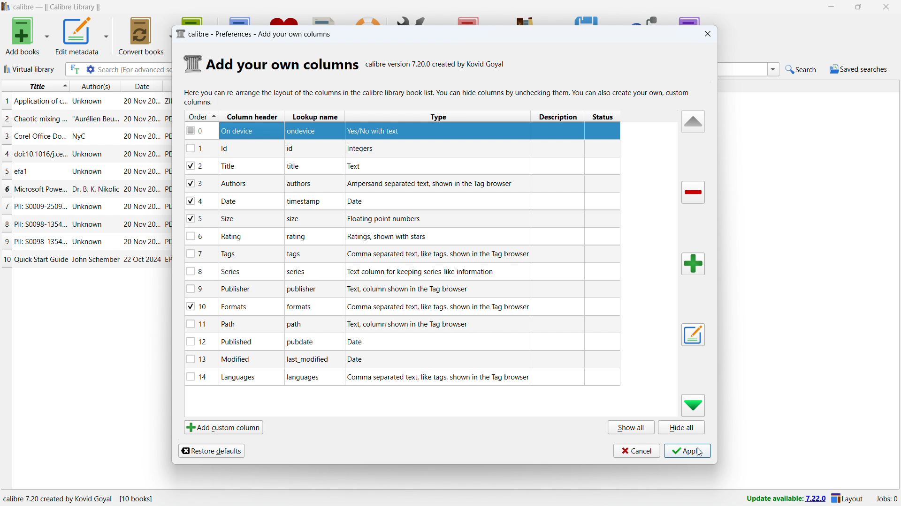 Image resolution: width=901 pixels, height=506 pixels. Describe the element at coordinates (439, 307) in the screenshot. I see `Comma separated text, like tags, shown in the Tag browser` at that location.